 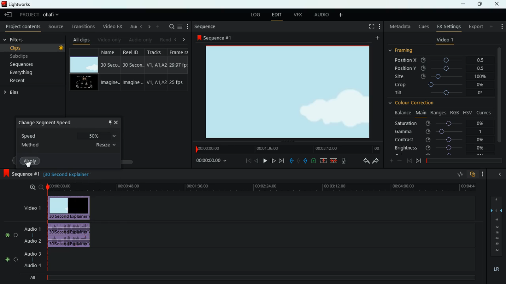 What do you see at coordinates (440, 86) in the screenshot?
I see `crop` at bounding box center [440, 86].